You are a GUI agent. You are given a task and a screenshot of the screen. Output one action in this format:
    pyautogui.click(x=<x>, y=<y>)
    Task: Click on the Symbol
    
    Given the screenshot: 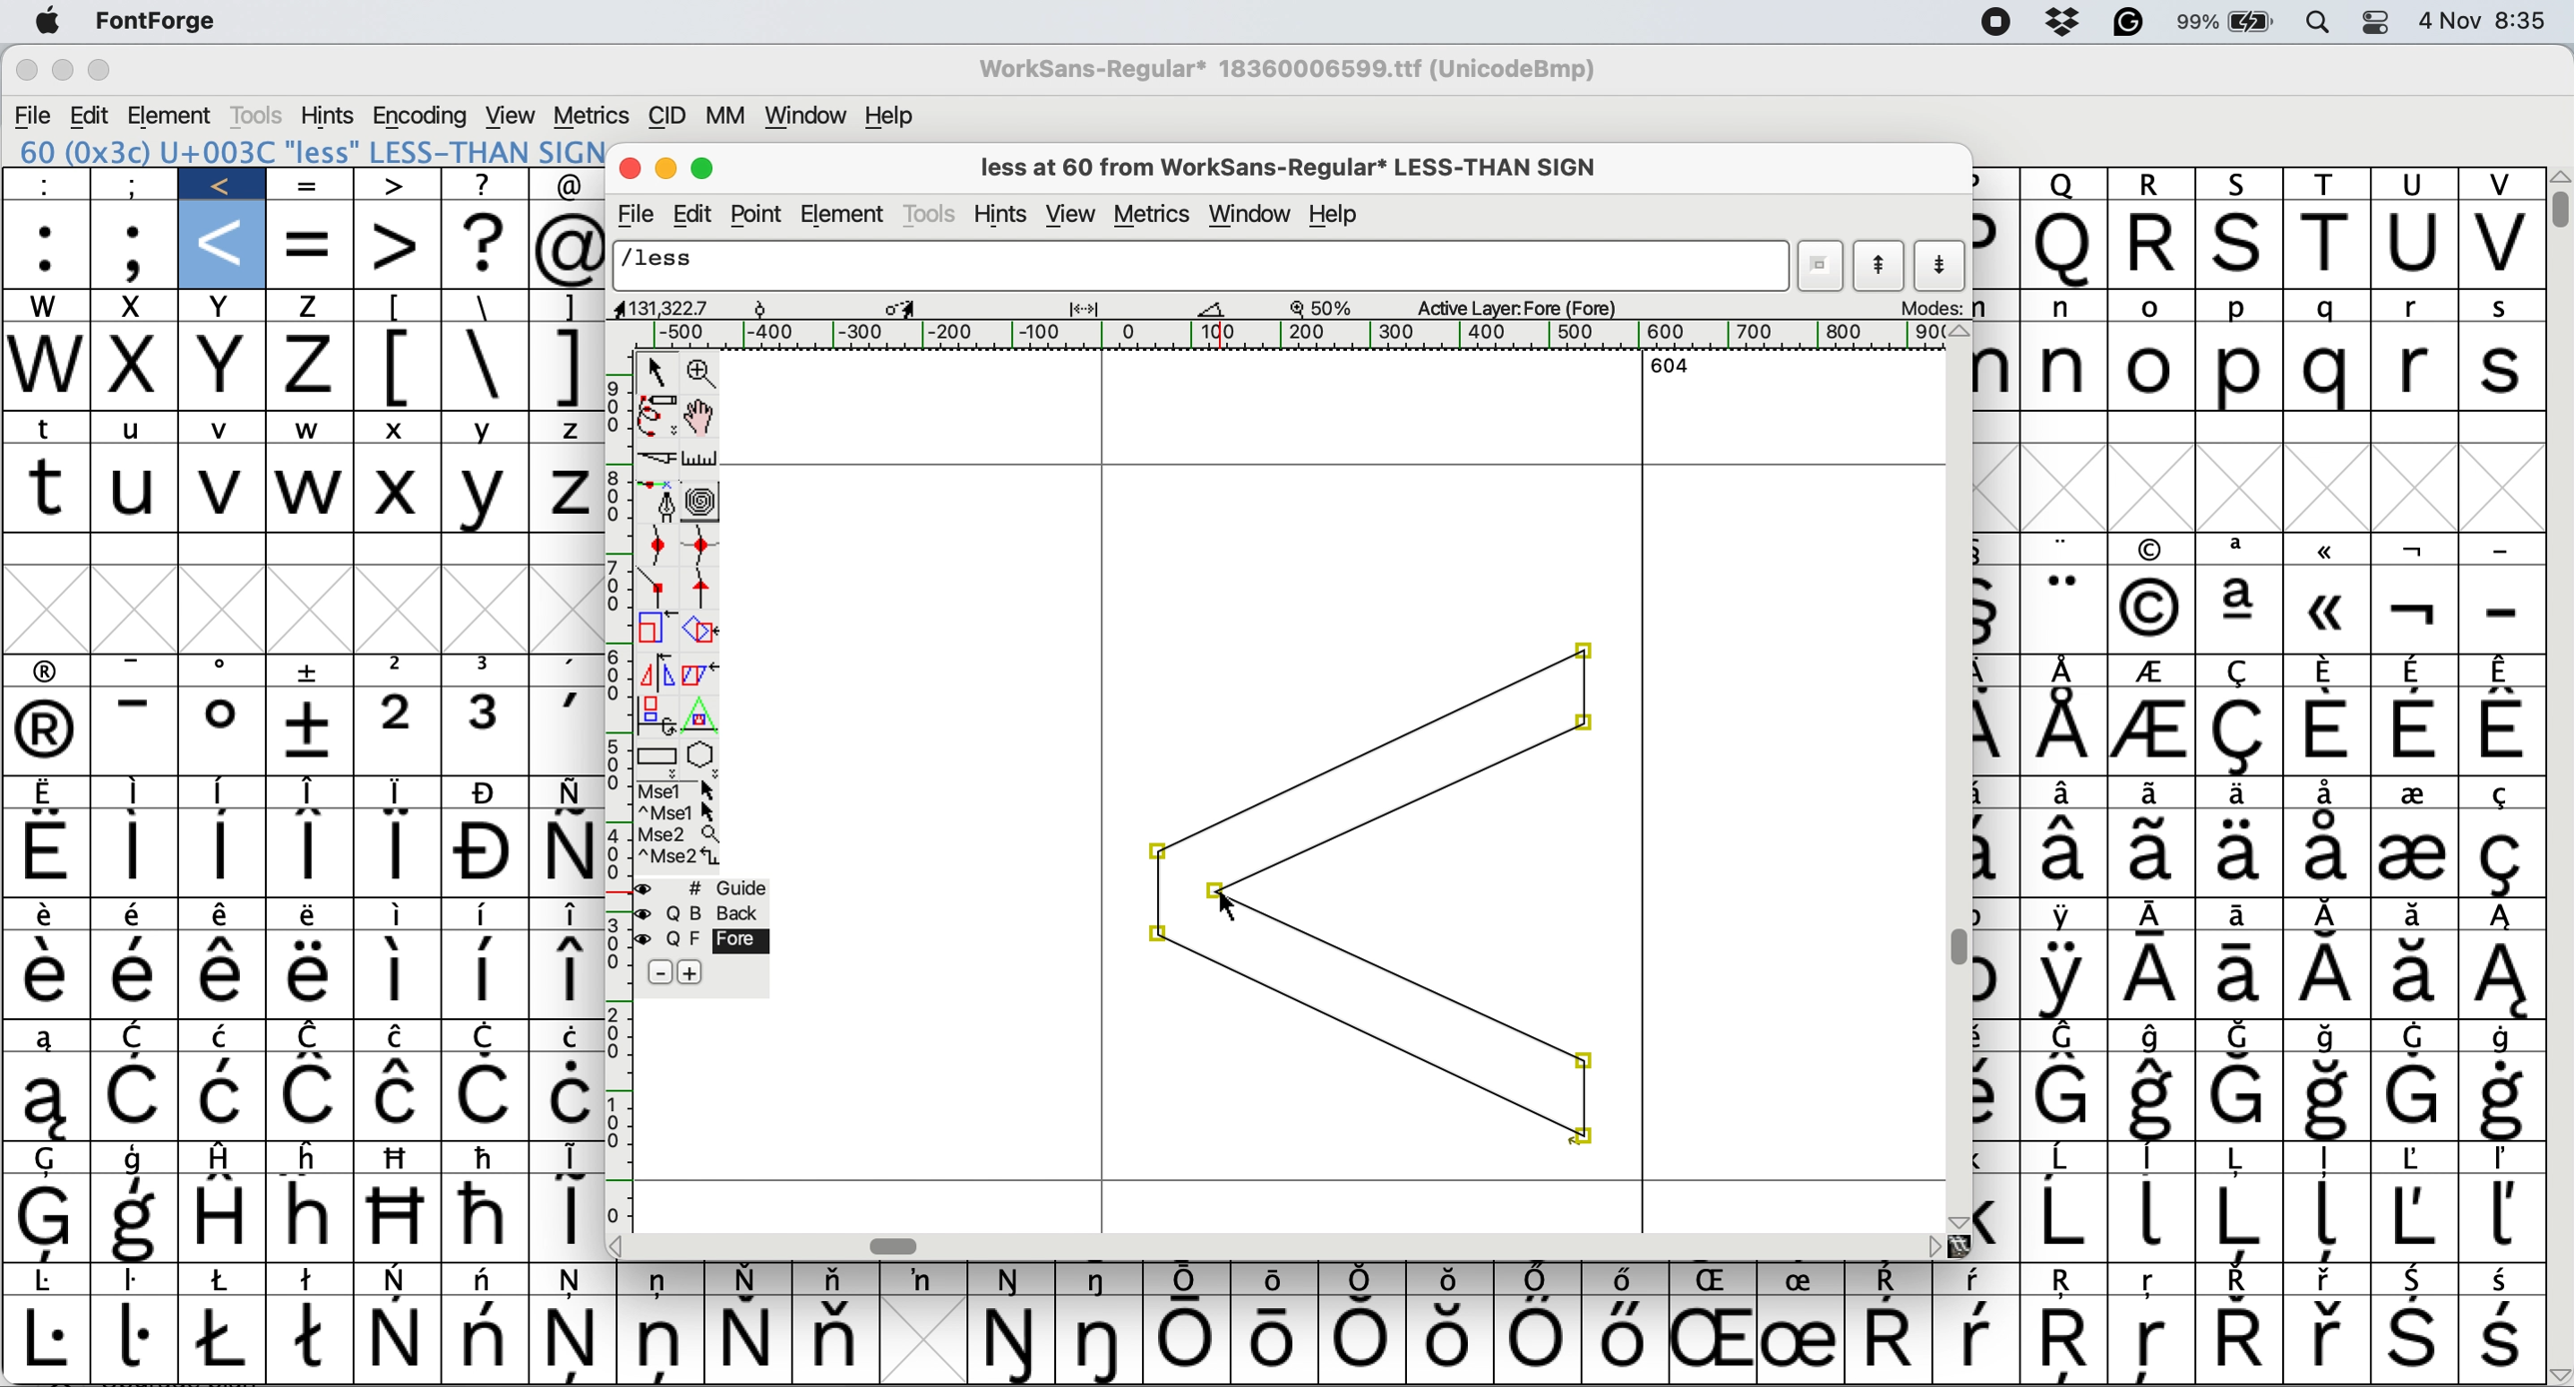 What is the action you would take?
    pyautogui.click(x=2156, y=1038)
    